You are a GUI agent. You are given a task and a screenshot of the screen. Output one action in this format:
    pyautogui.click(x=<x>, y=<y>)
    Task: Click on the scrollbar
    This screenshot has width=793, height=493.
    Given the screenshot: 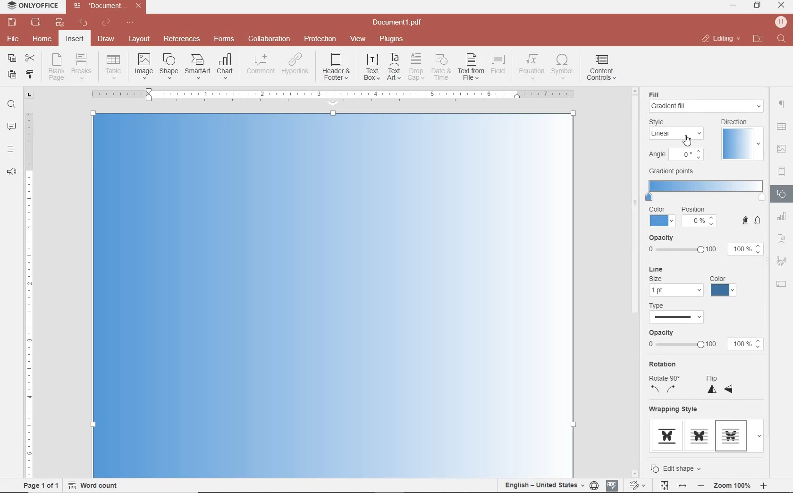 What is the action you would take?
    pyautogui.click(x=768, y=366)
    